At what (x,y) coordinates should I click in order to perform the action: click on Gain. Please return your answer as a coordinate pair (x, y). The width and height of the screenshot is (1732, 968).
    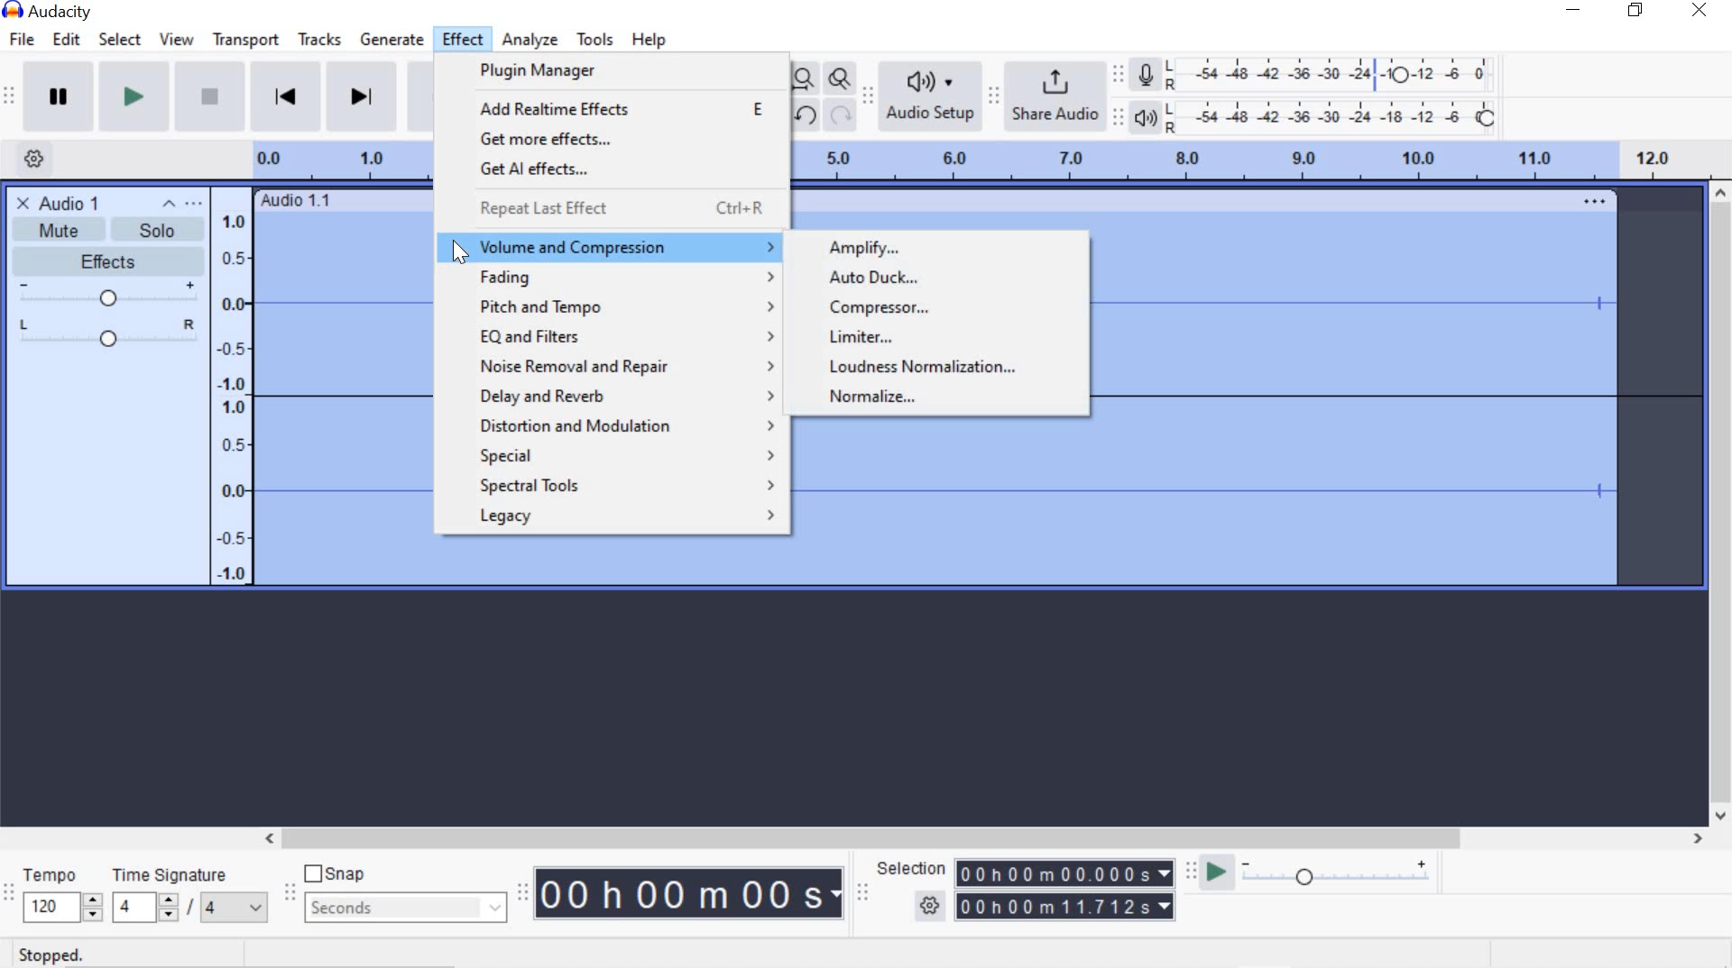
    Looking at the image, I should click on (106, 296).